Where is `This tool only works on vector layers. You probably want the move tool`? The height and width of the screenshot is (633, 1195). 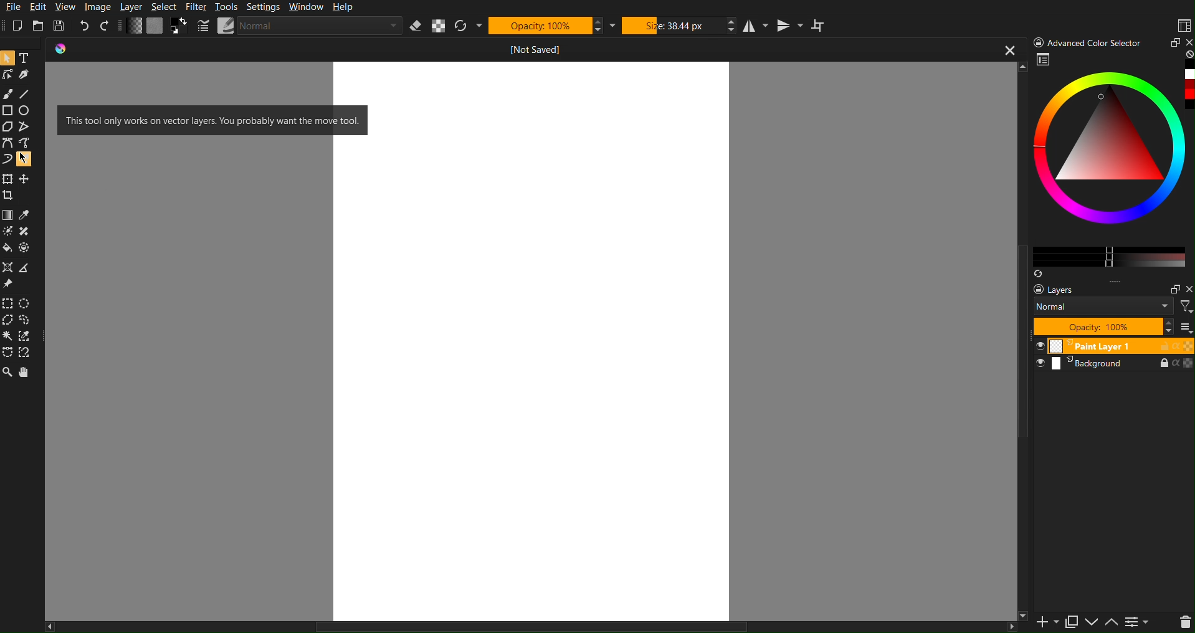 This tool only works on vector layers. You probably want the move tool is located at coordinates (212, 120).